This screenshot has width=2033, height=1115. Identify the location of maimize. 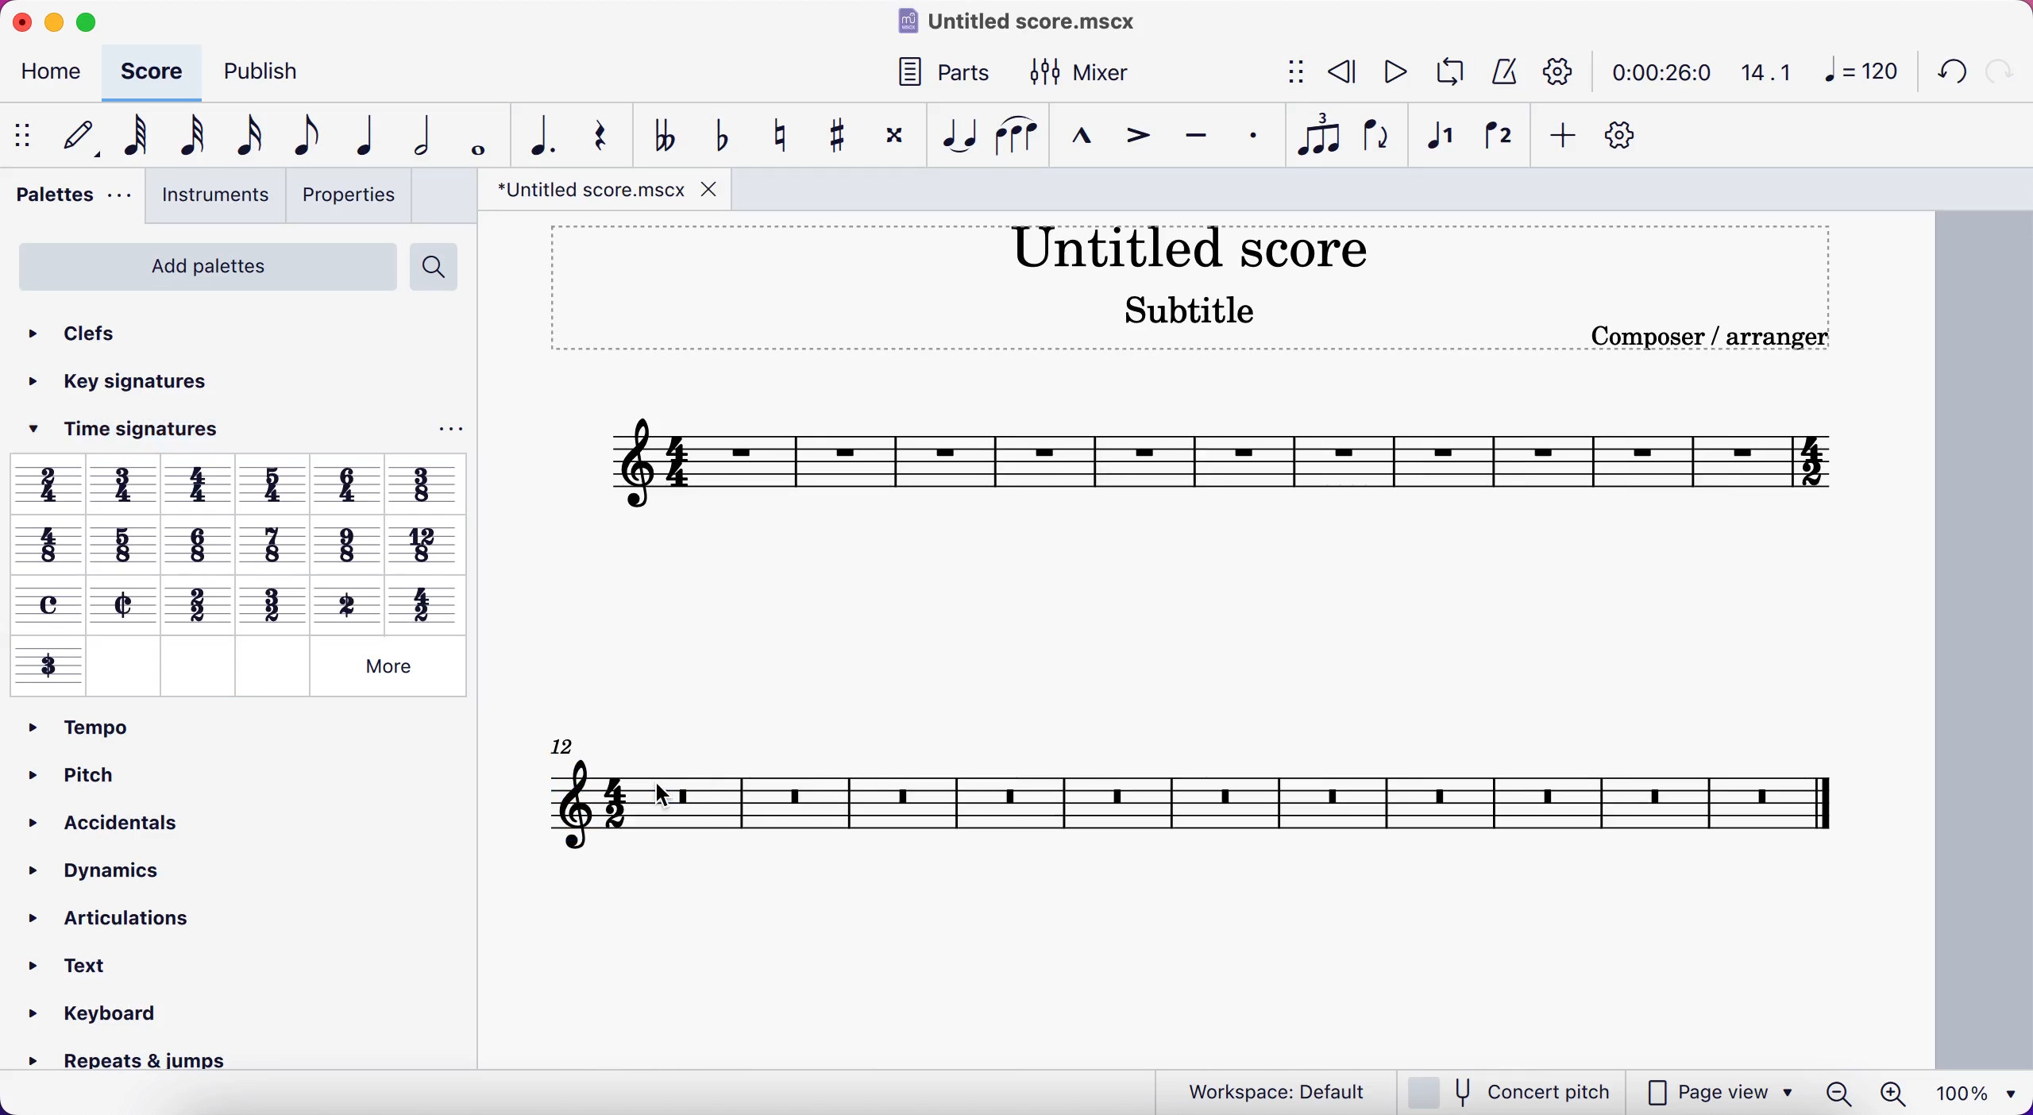
(97, 23).